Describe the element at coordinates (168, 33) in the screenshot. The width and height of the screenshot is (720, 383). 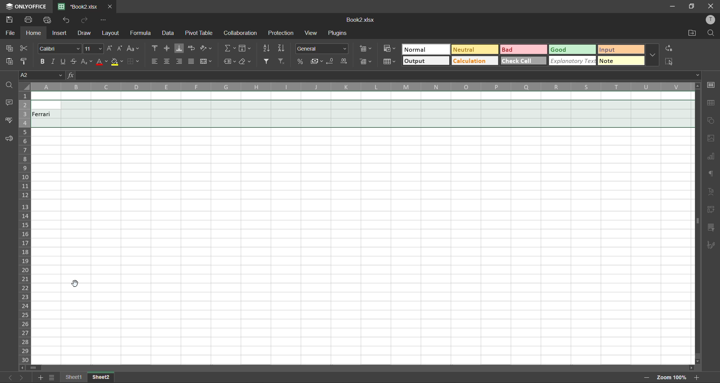
I see `data` at that location.